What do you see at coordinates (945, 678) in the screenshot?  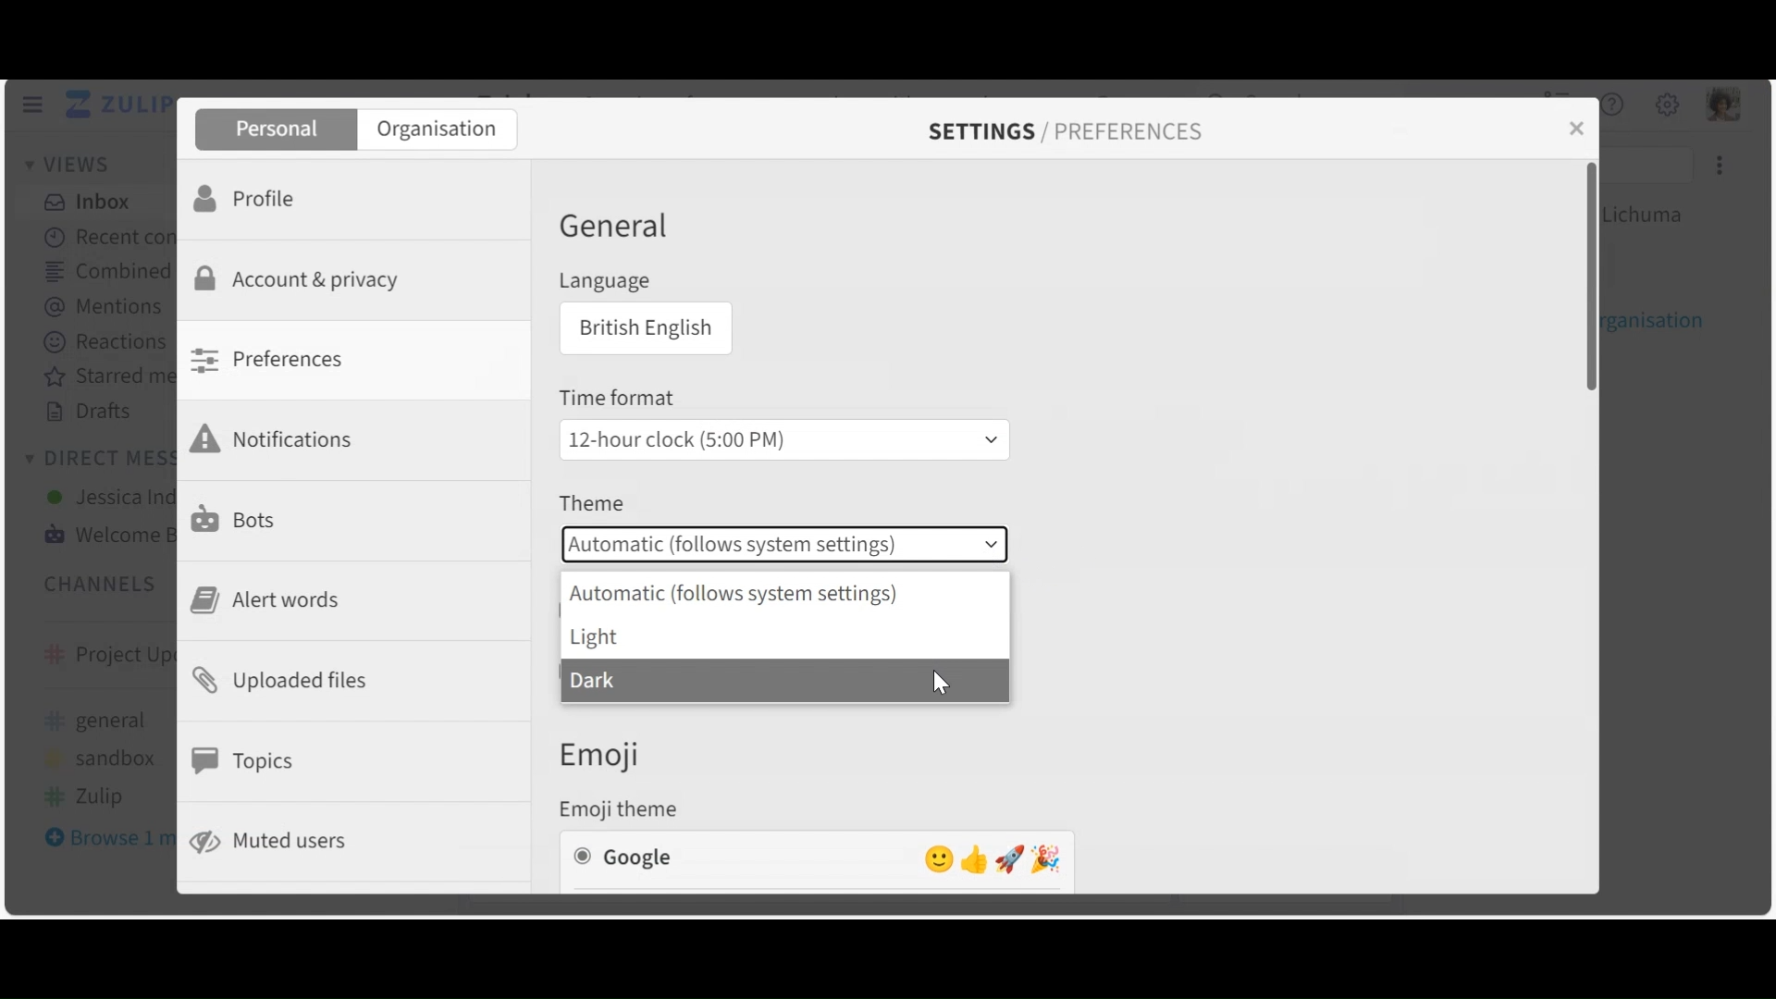 I see `Cursor` at bounding box center [945, 678].